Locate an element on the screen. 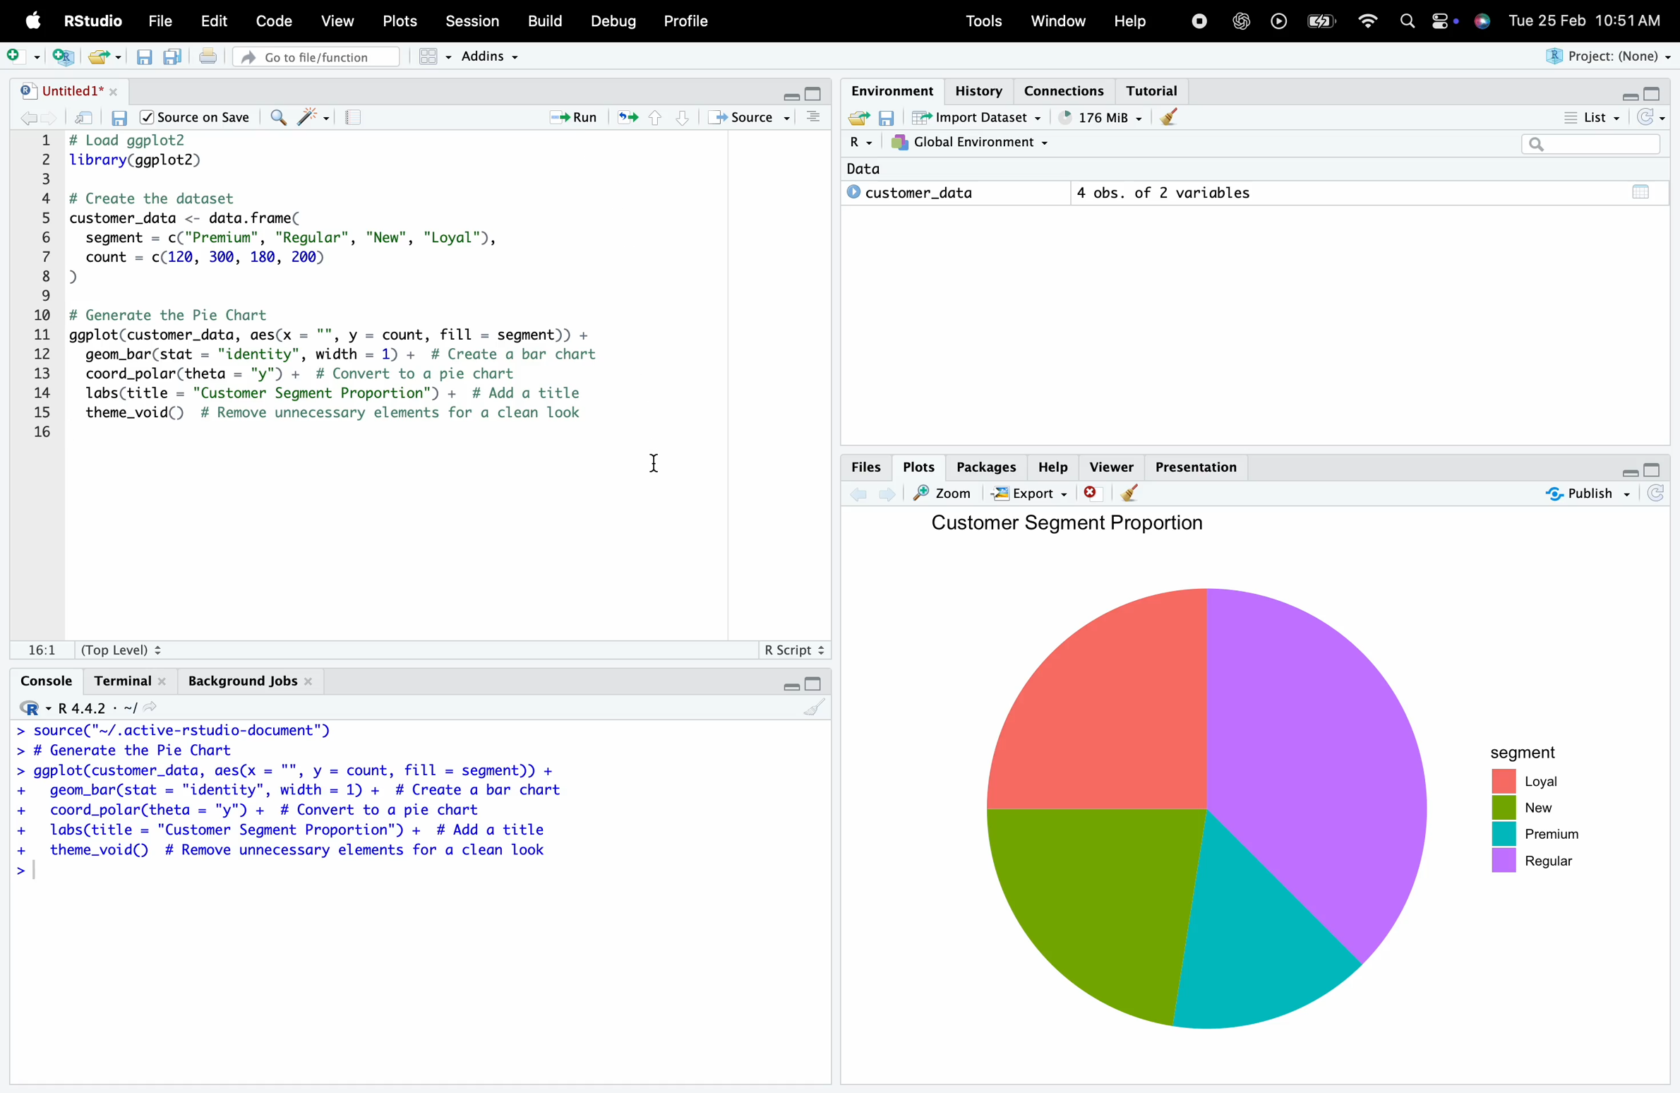 This screenshot has width=1680, height=1093. total is located at coordinates (1635, 191).